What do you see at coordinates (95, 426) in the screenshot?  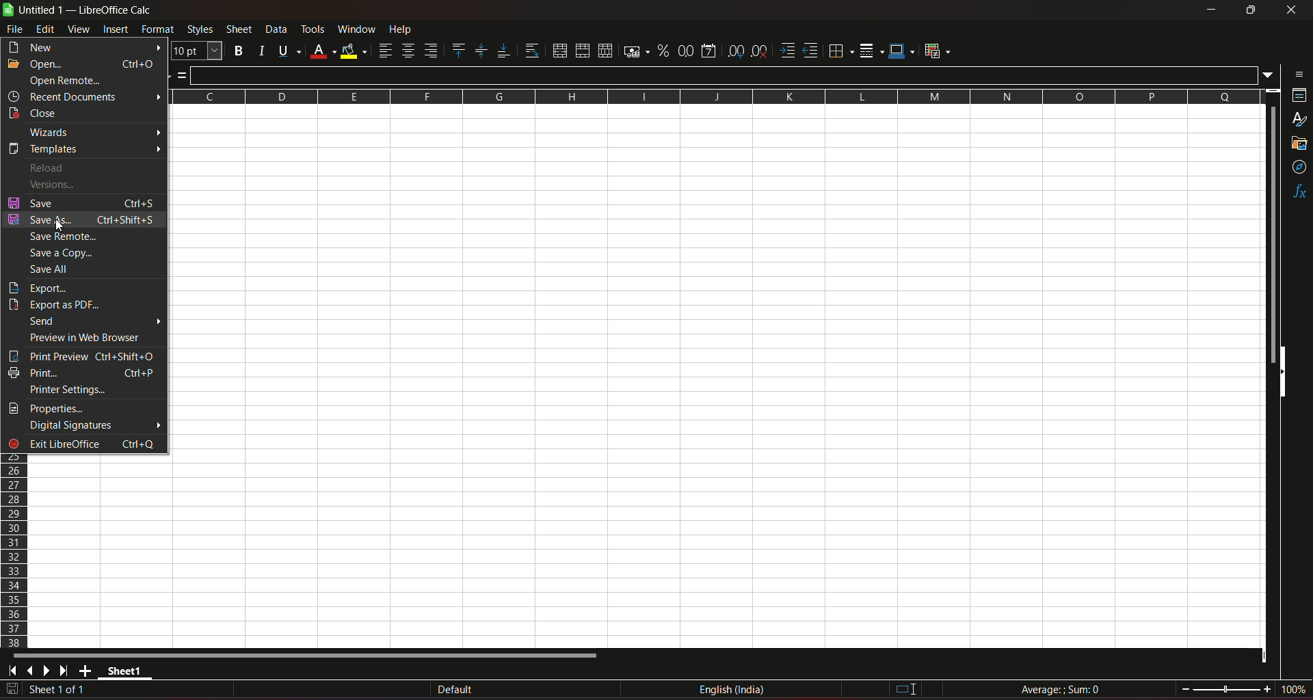 I see `digital signatures` at bounding box center [95, 426].